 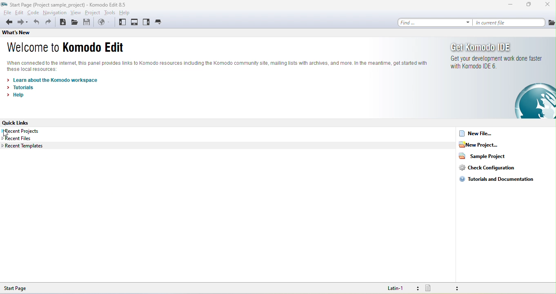 I want to click on navigation, so click(x=57, y=13).